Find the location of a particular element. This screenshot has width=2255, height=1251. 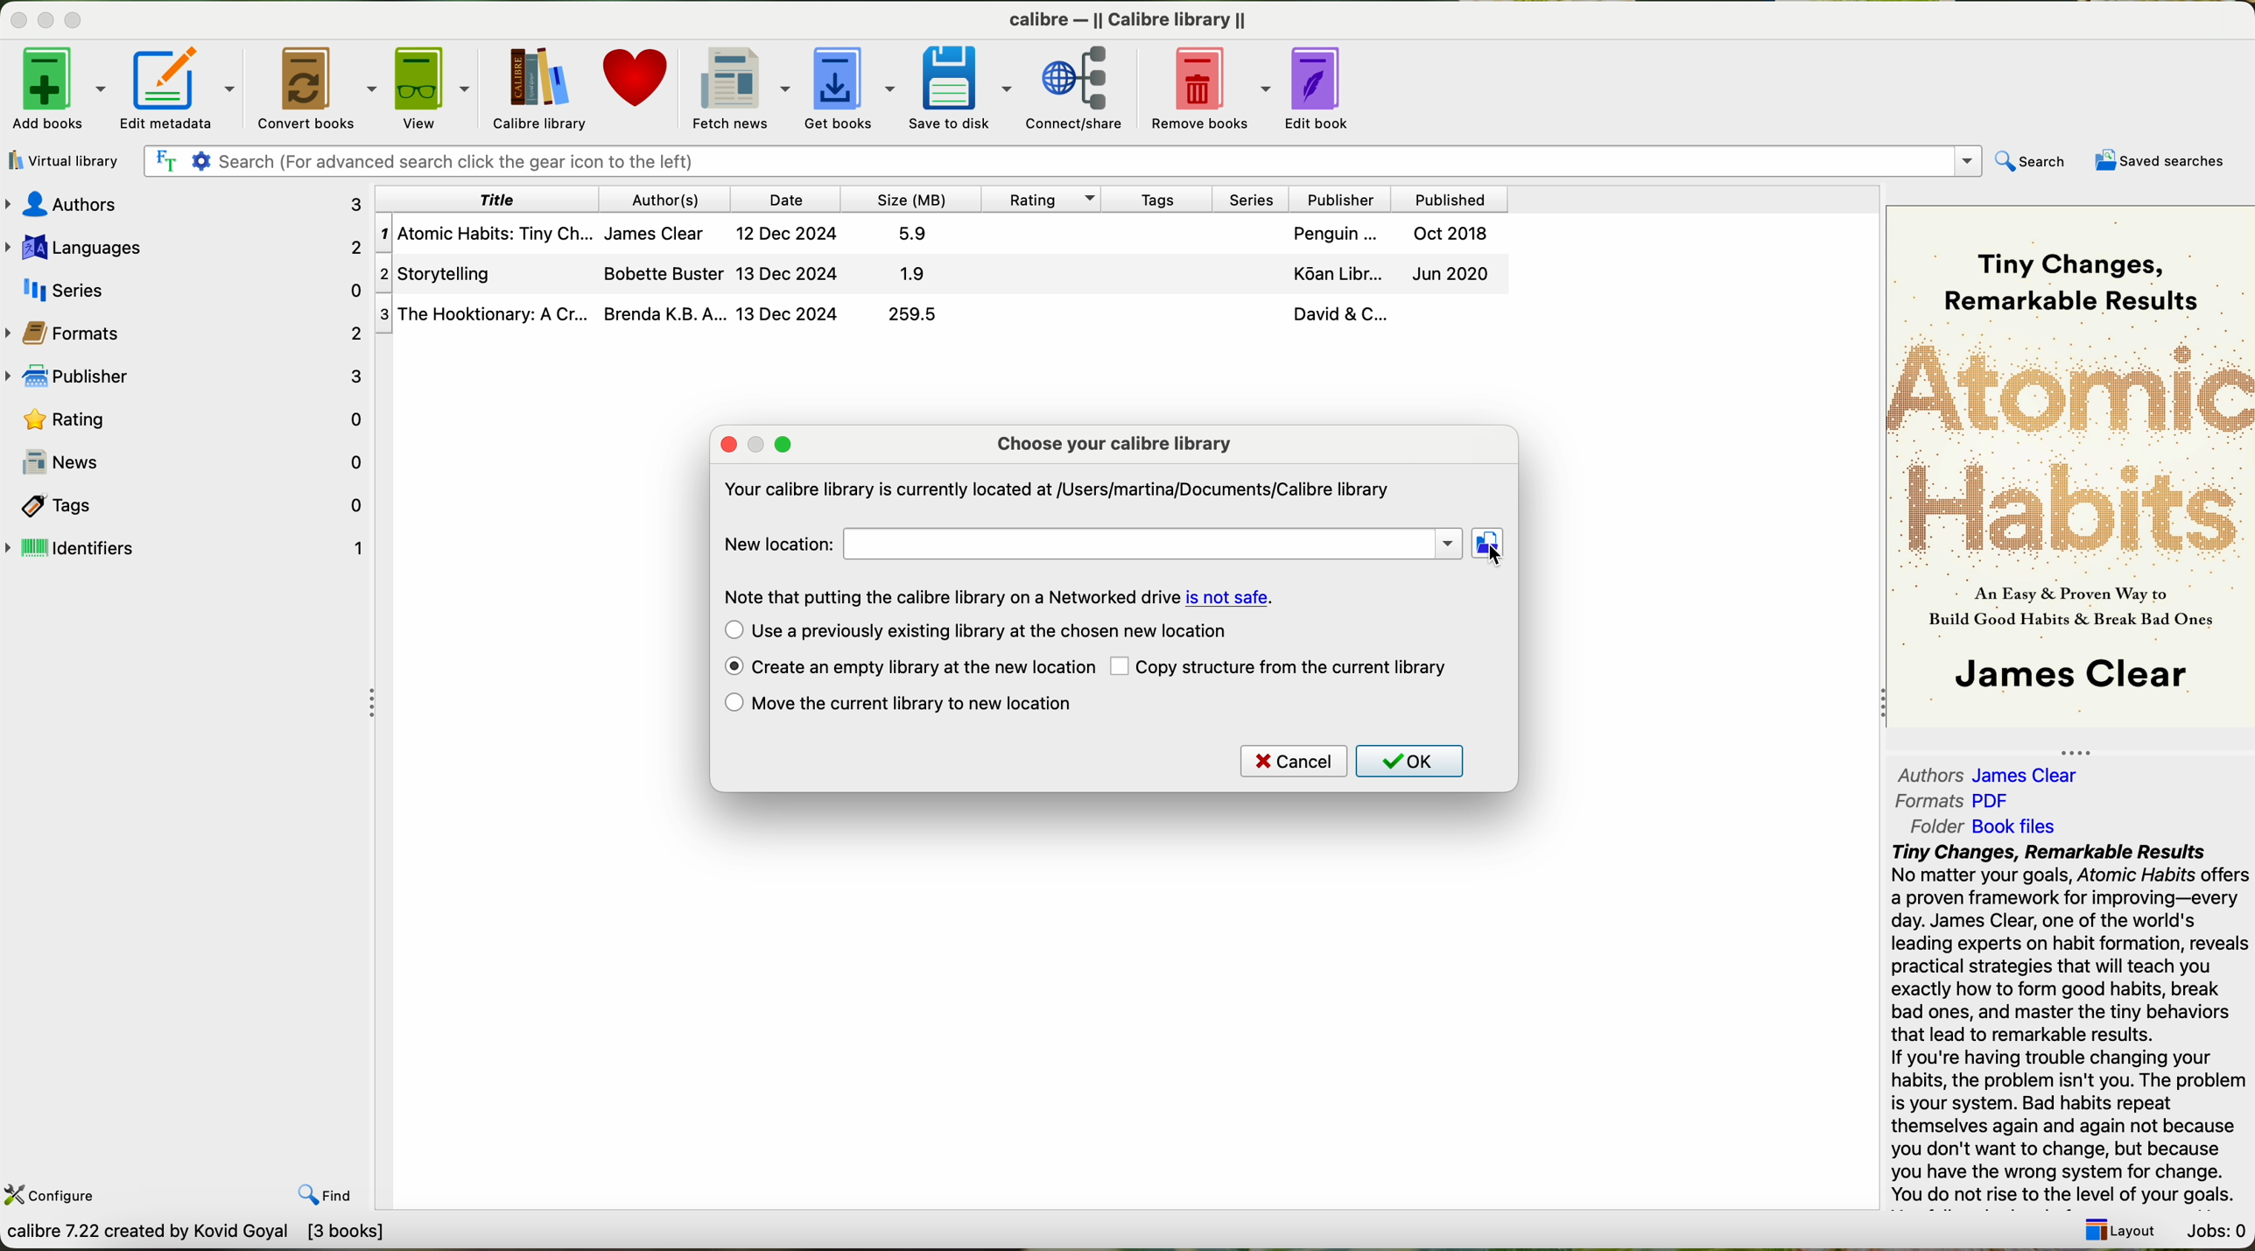

new location is located at coordinates (778, 543).